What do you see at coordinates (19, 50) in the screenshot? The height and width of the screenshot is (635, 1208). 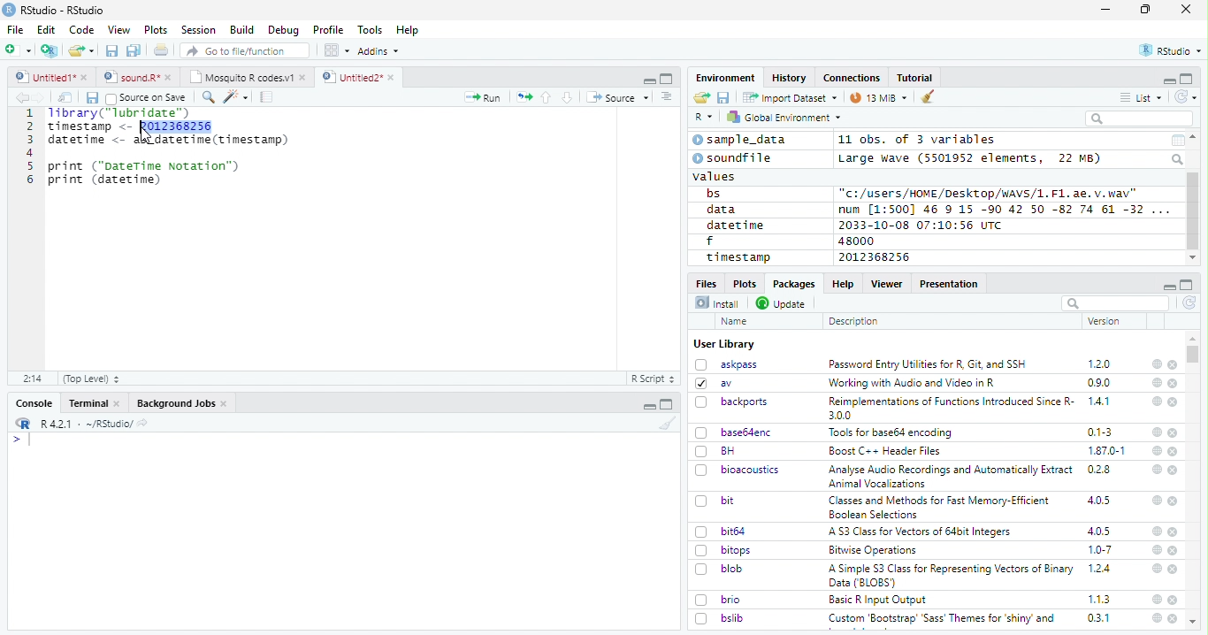 I see `New file` at bounding box center [19, 50].